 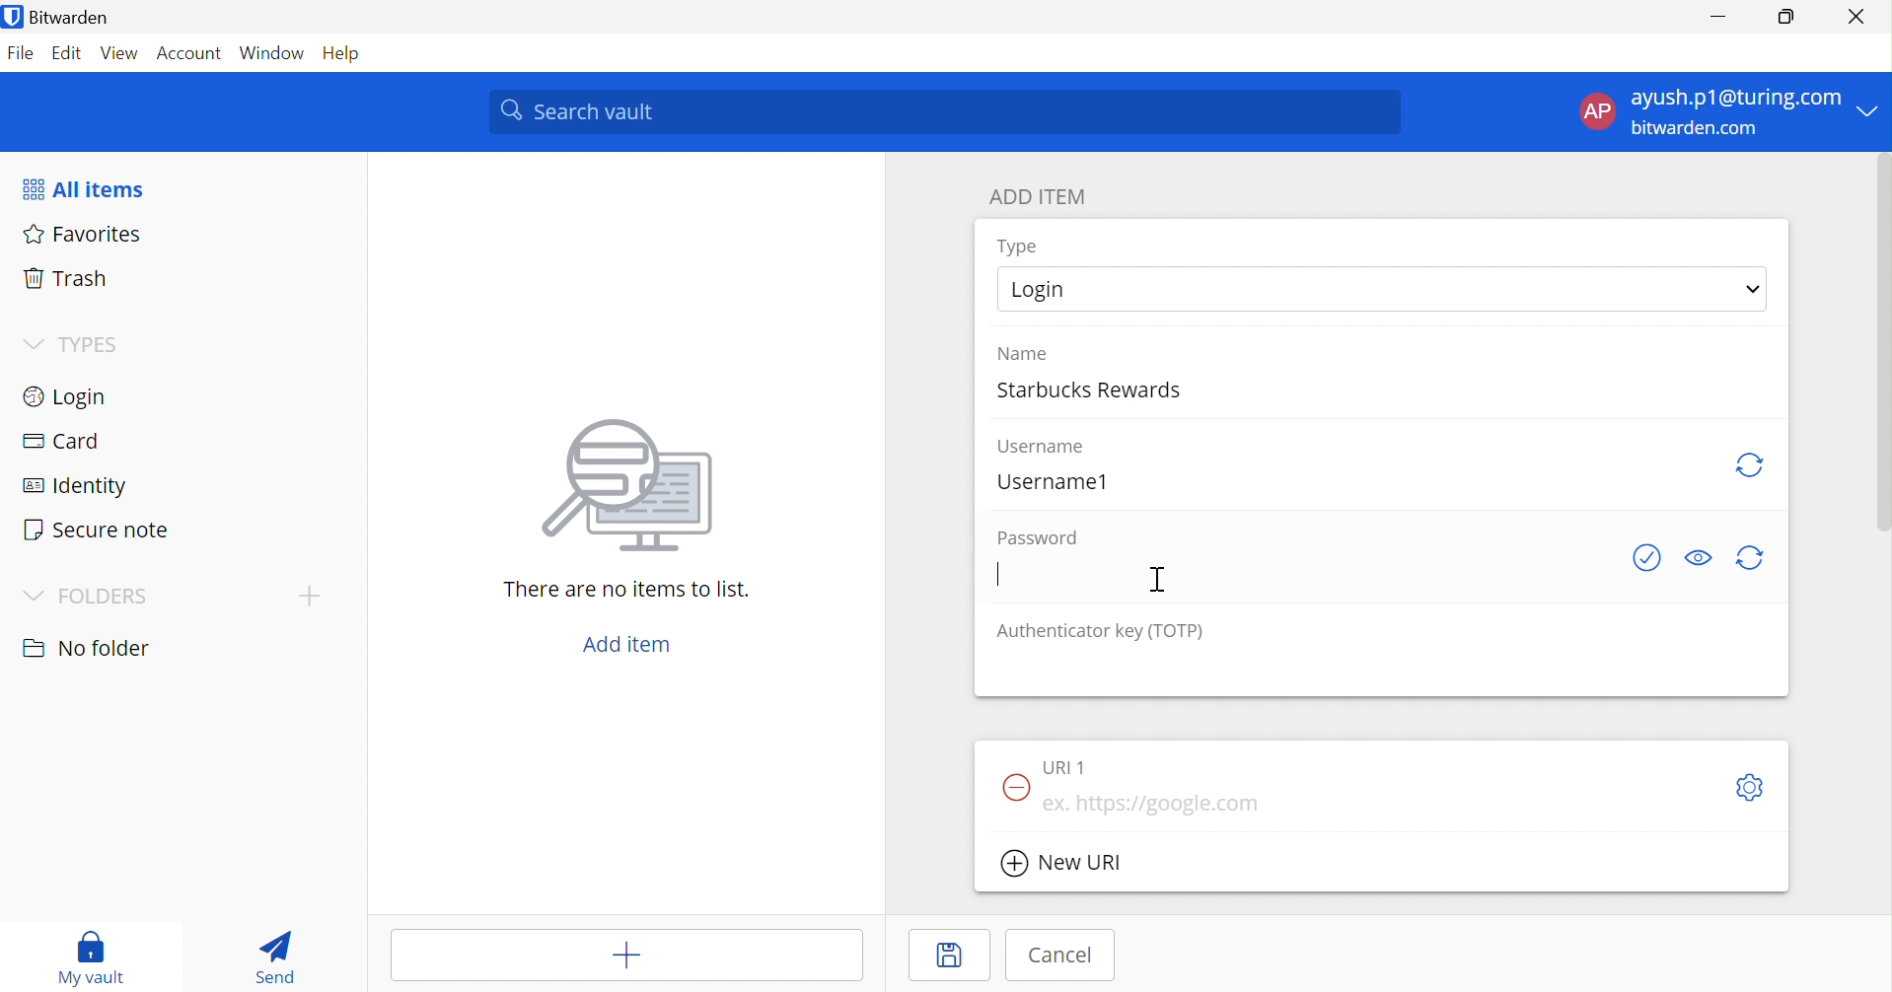 I want to click on Drop Down, so click(x=308, y=596).